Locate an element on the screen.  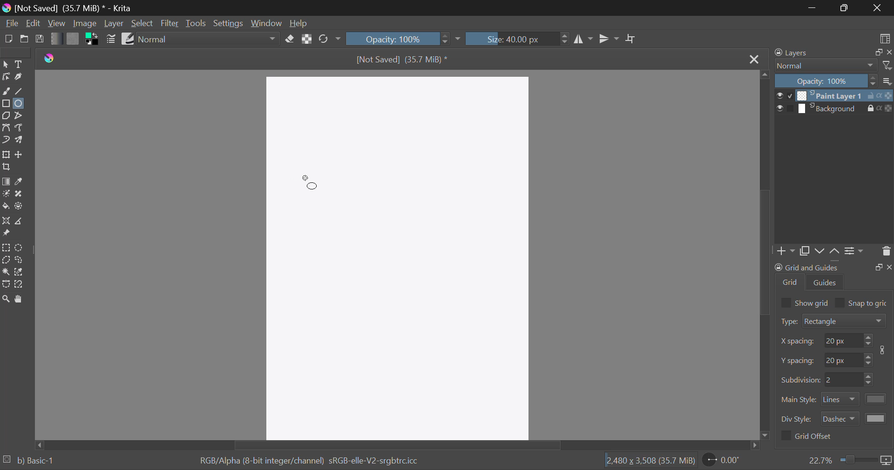
Calligraphic Tool is located at coordinates (19, 77).